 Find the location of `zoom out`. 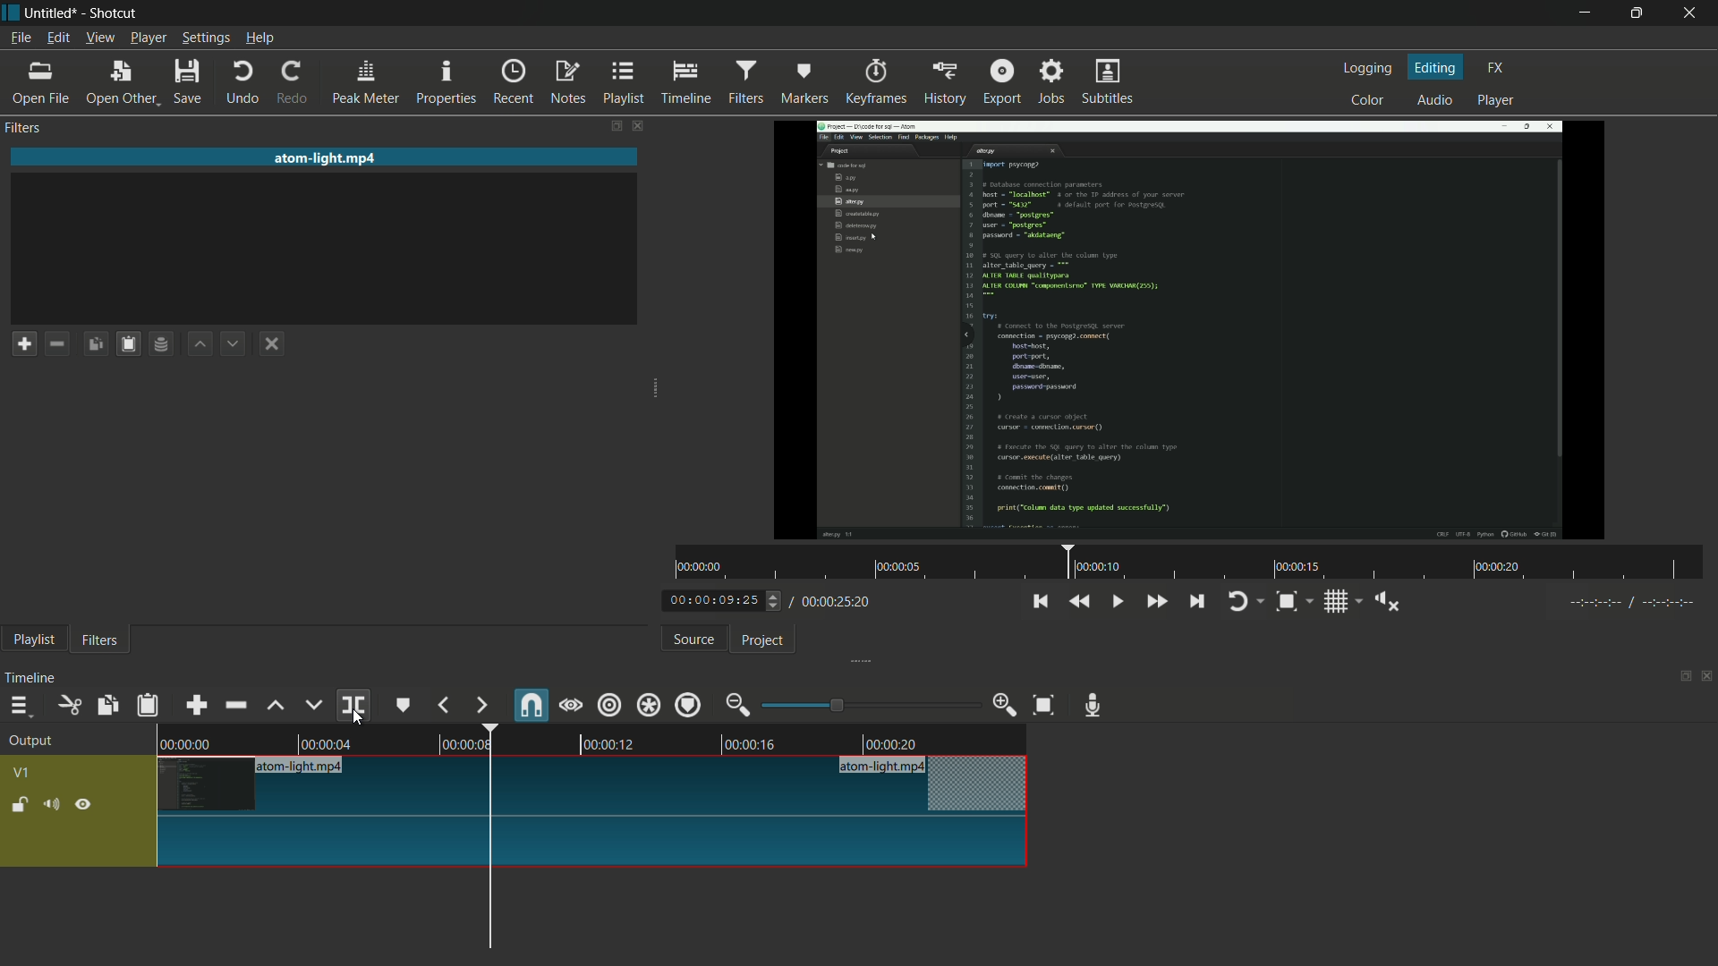

zoom out is located at coordinates (740, 705).